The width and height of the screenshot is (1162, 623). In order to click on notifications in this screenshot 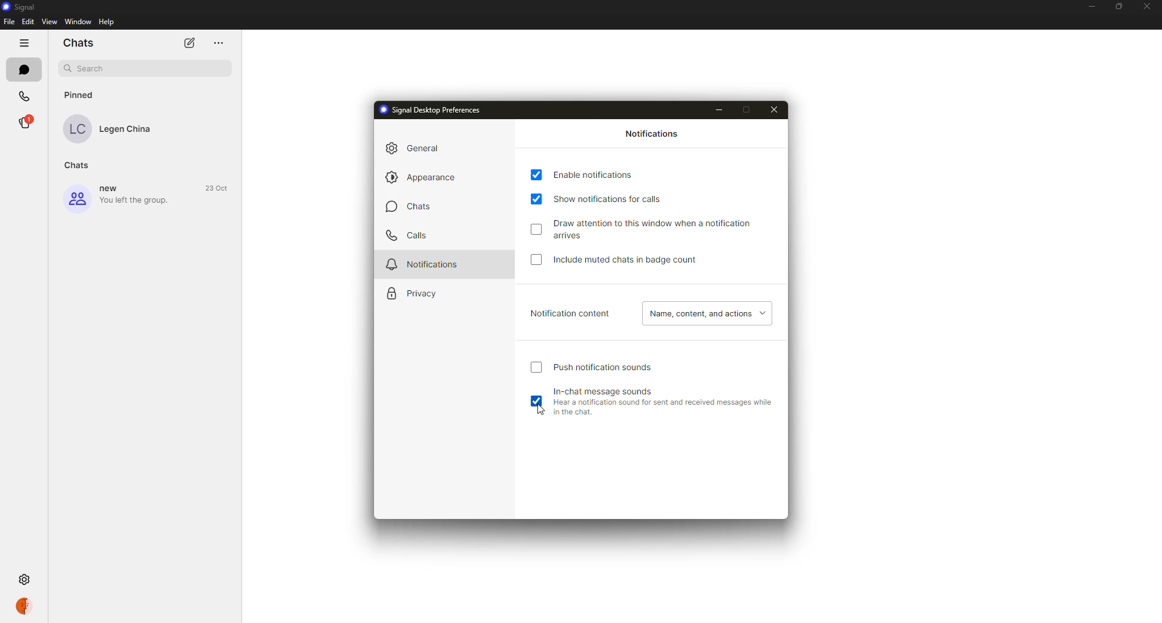, I will do `click(651, 134)`.